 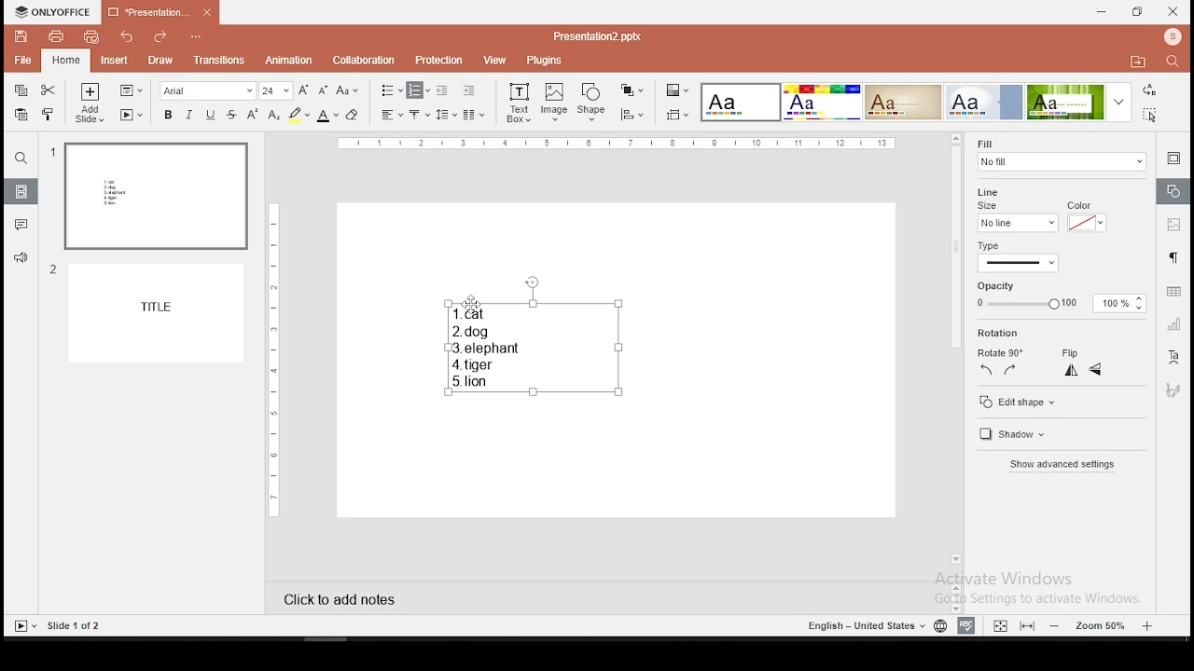 I want to click on comments, so click(x=19, y=226).